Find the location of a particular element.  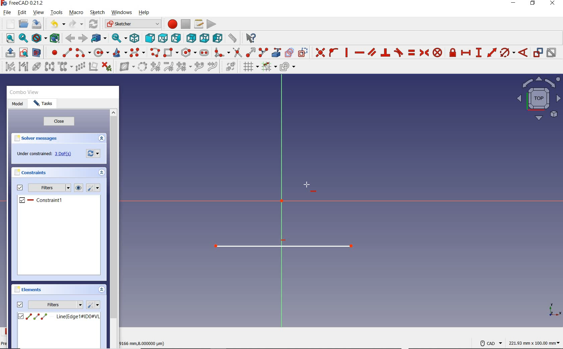

FIT SELECTION is located at coordinates (24, 39).